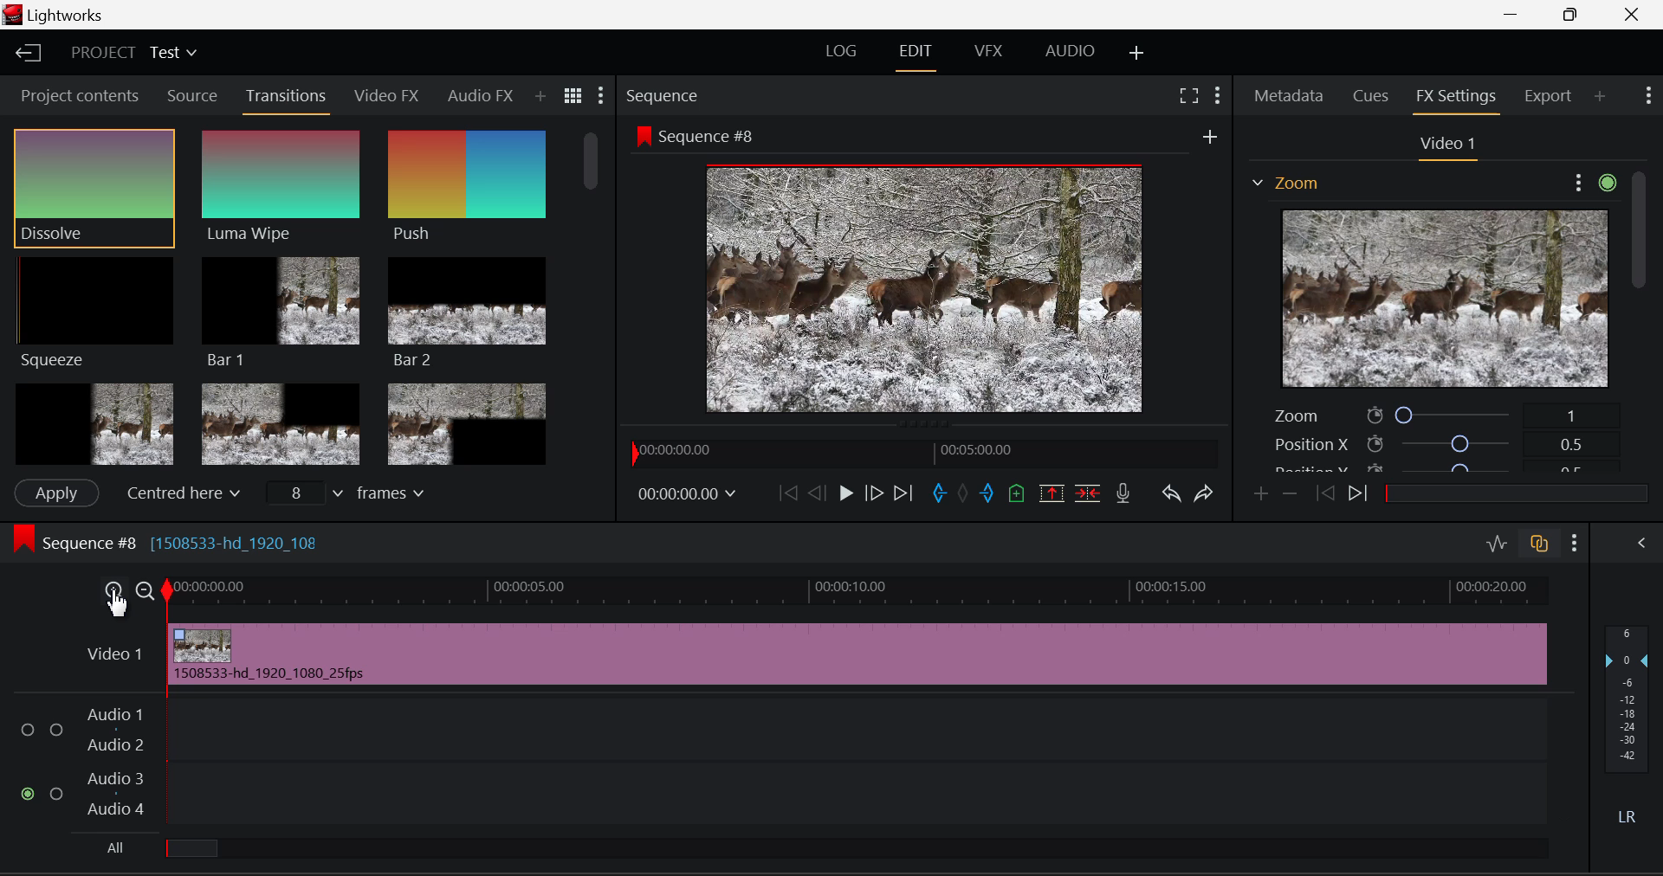 This screenshot has height=876, width=1663. I want to click on Push, so click(469, 189).